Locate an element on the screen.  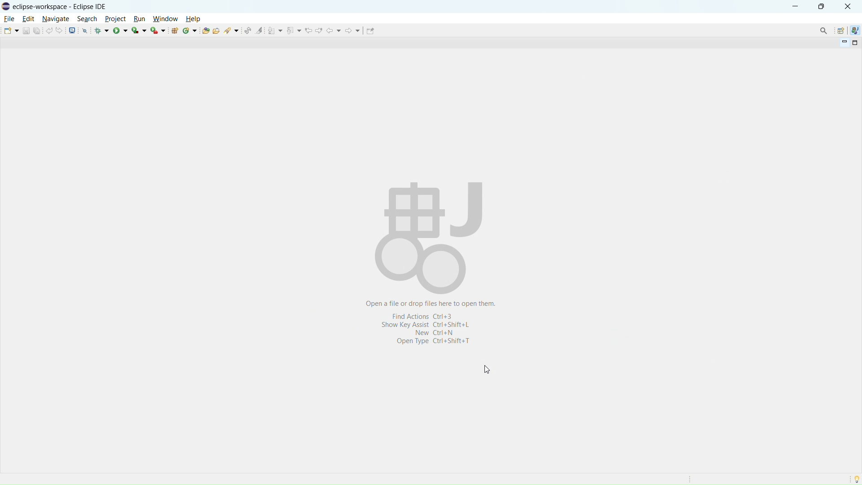
skip all breakpoints is located at coordinates (85, 30).